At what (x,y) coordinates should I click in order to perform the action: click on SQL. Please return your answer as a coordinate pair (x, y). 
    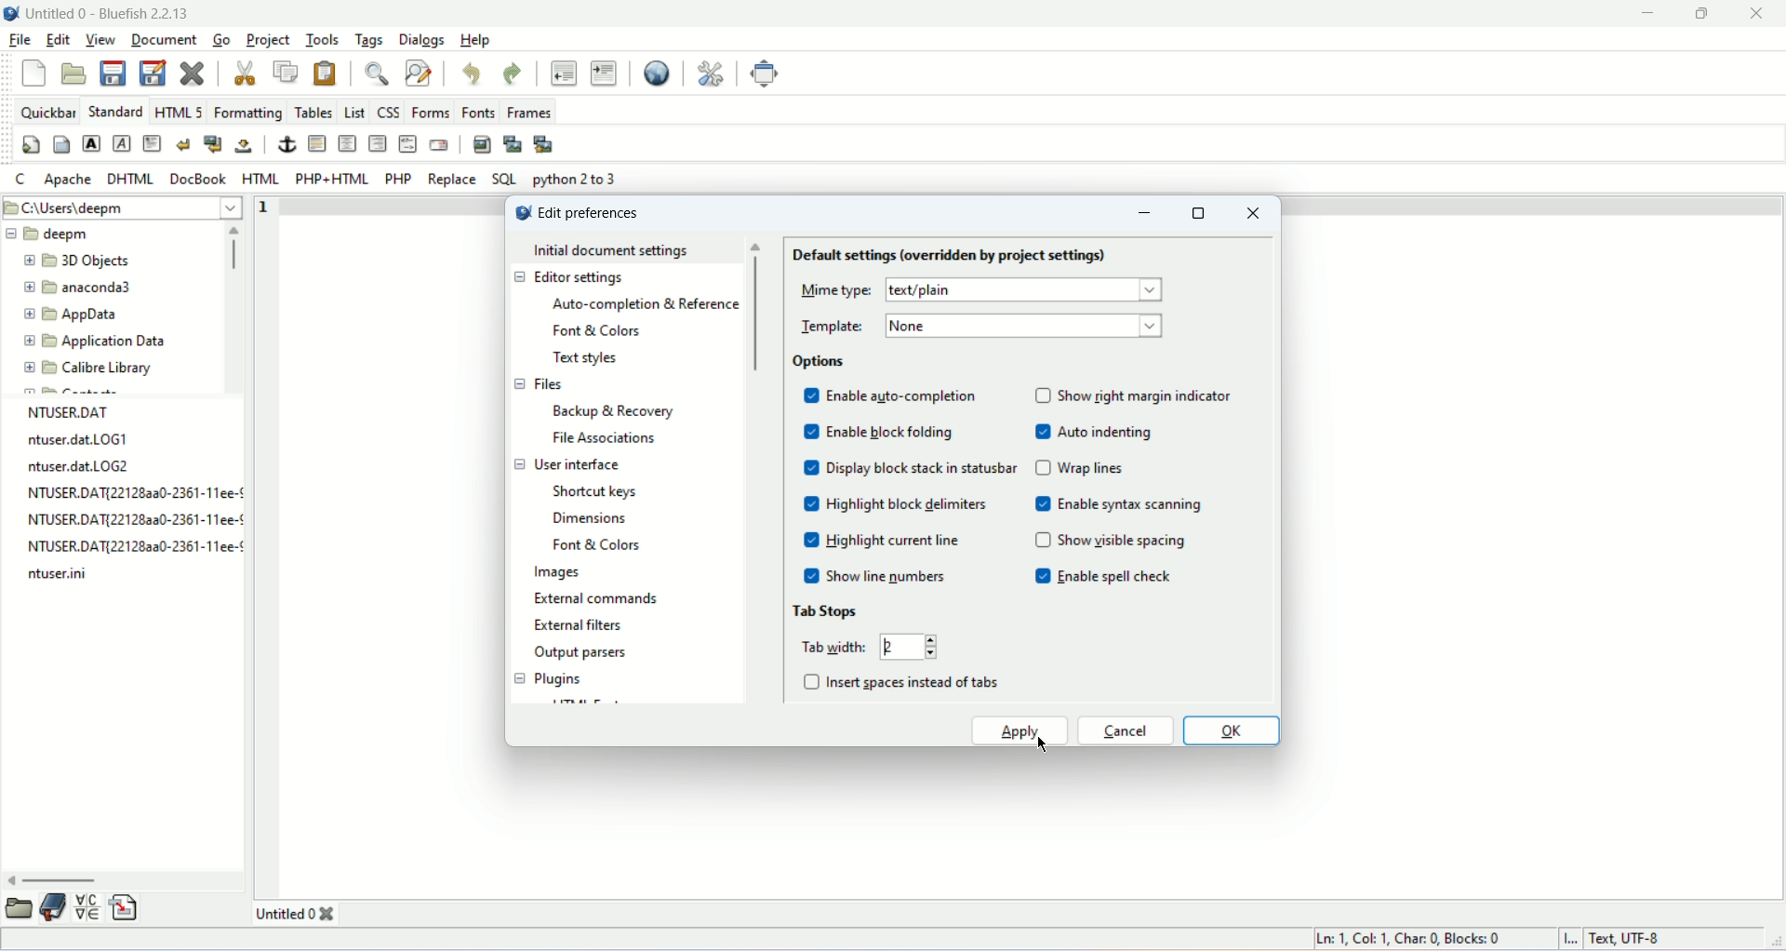
    Looking at the image, I should click on (504, 179).